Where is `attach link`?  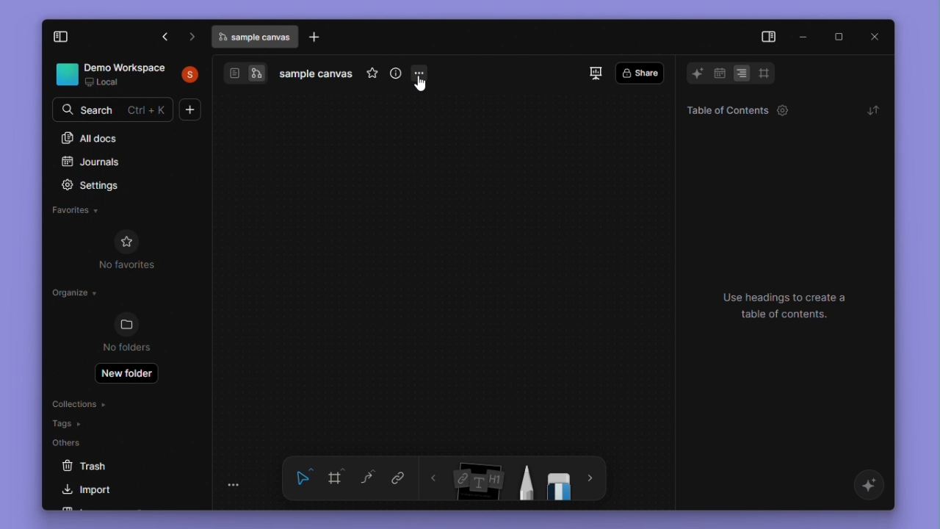 attach link is located at coordinates (397, 478).